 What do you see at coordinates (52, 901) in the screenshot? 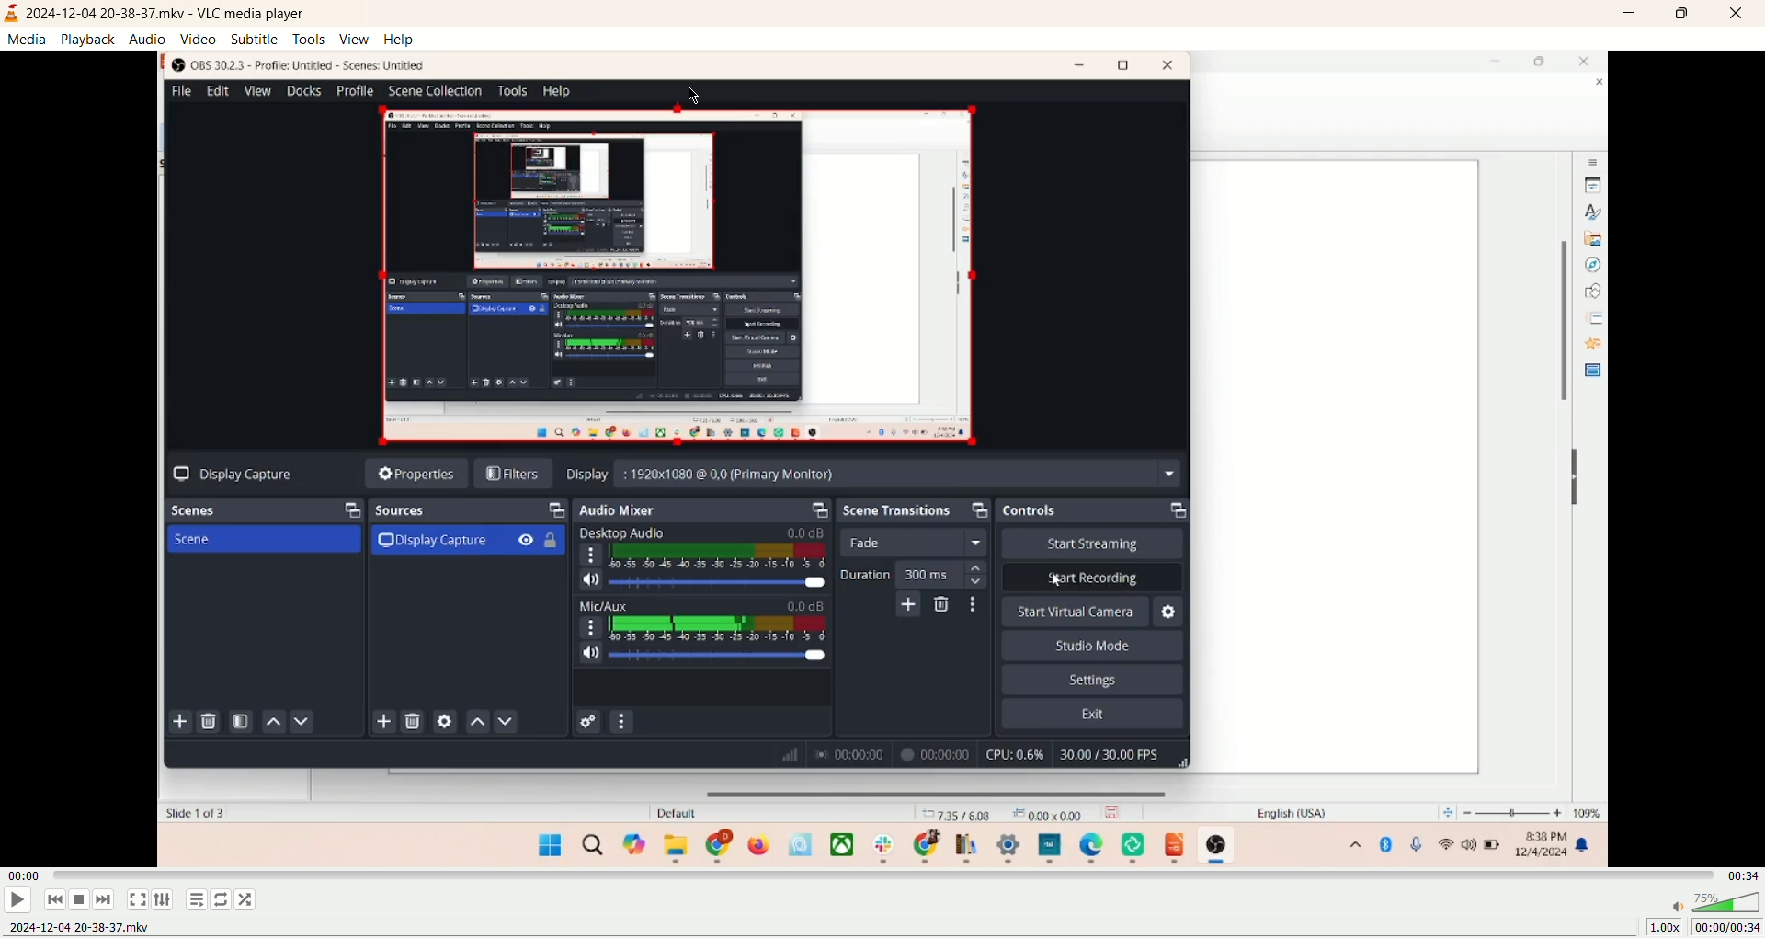
I see `previous` at bounding box center [52, 901].